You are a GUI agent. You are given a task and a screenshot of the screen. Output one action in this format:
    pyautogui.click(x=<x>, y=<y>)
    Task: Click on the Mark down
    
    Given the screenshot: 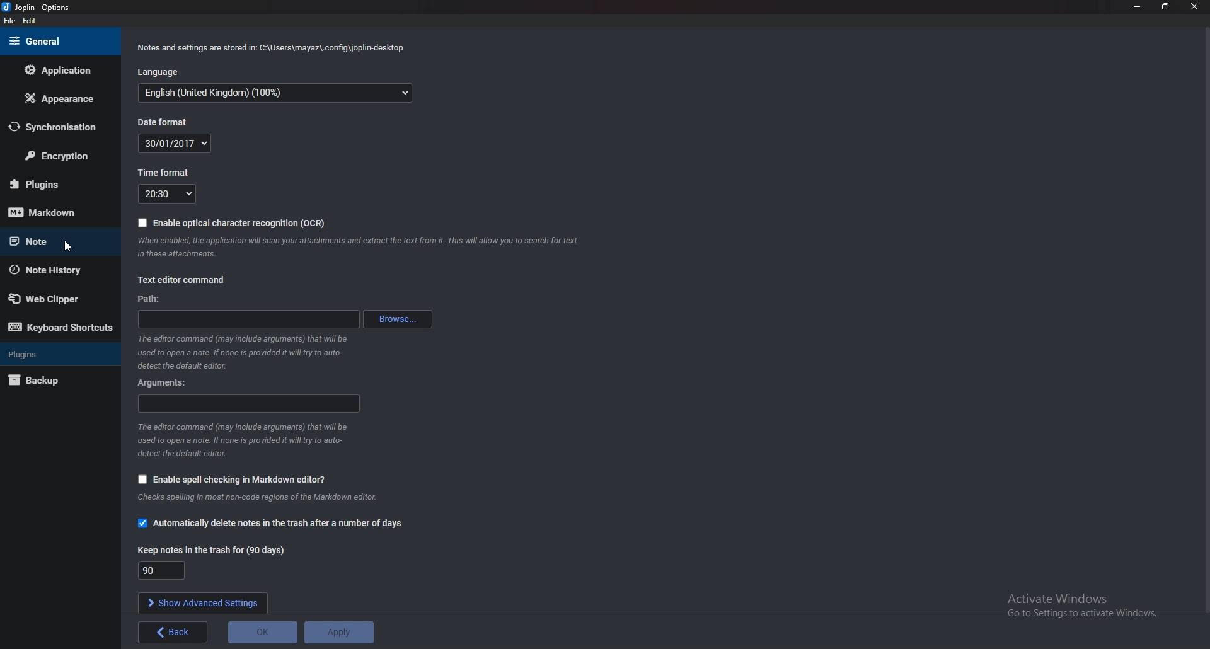 What is the action you would take?
    pyautogui.click(x=59, y=212)
    